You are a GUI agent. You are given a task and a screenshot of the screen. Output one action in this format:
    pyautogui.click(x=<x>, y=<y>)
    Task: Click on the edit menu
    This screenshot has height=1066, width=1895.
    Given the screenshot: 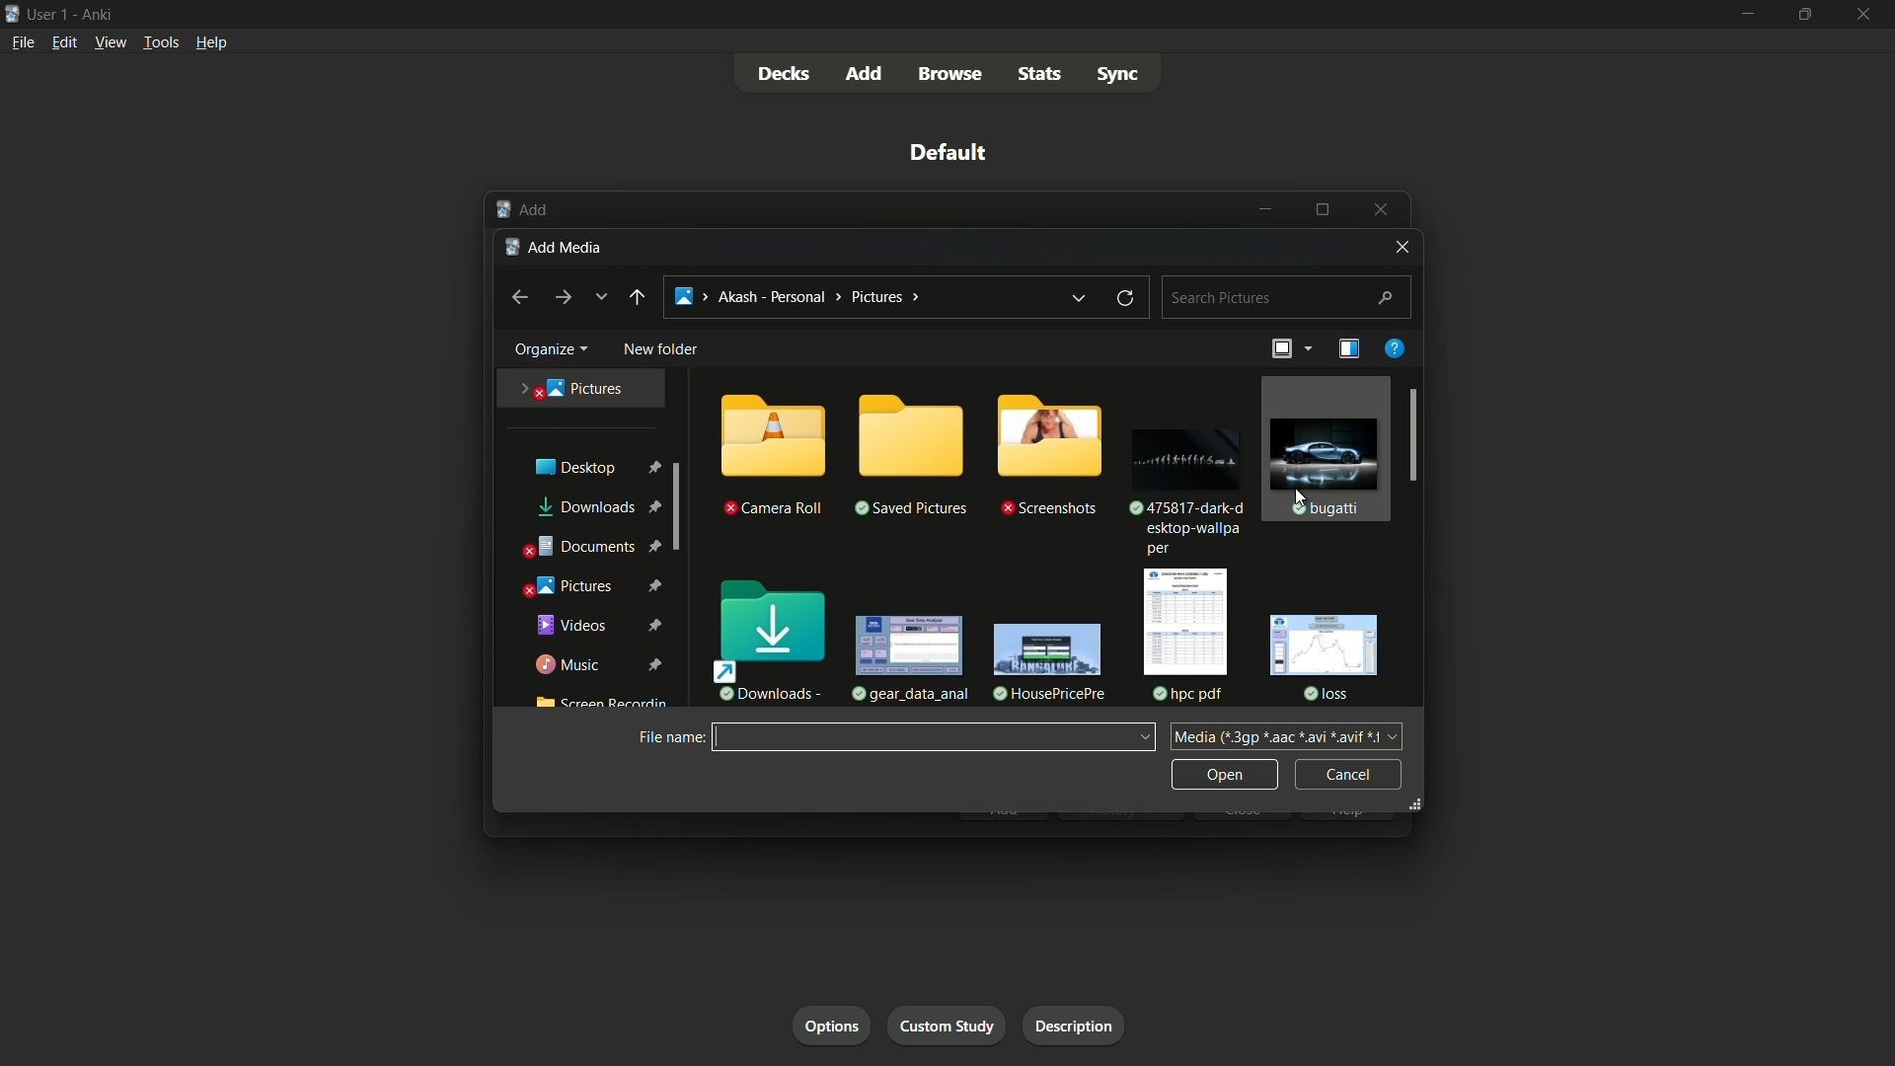 What is the action you would take?
    pyautogui.click(x=67, y=41)
    